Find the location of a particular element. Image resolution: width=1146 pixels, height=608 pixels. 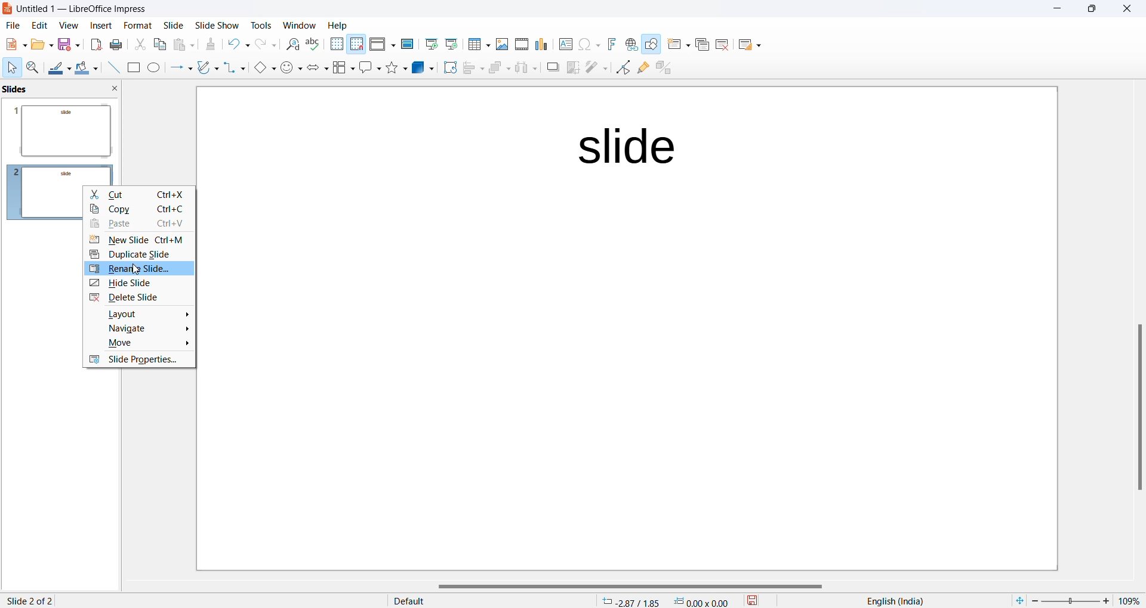

symbol shapes is located at coordinates (291, 68).